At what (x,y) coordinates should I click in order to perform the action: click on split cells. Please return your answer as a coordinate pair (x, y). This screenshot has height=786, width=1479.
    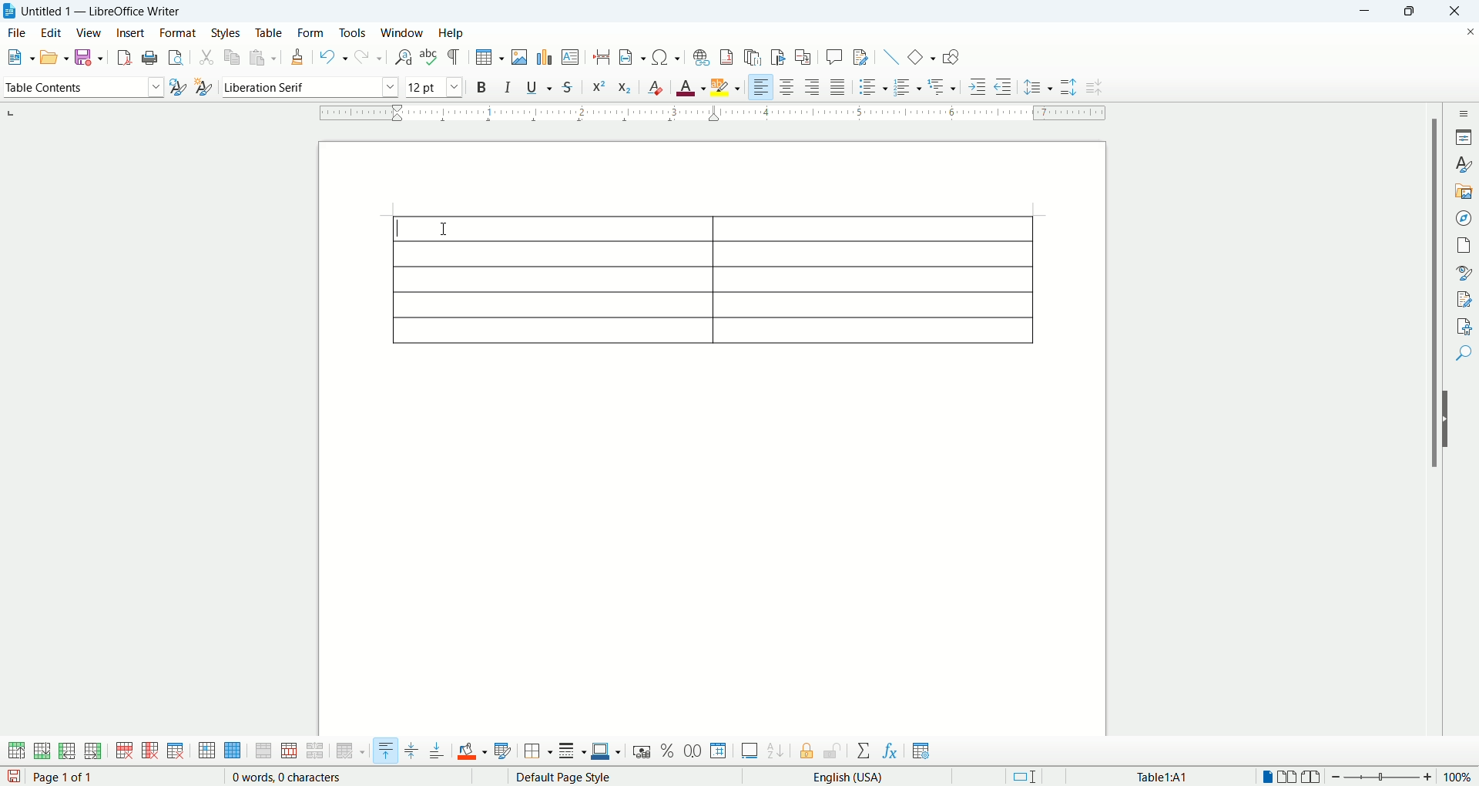
    Looking at the image, I should click on (287, 751).